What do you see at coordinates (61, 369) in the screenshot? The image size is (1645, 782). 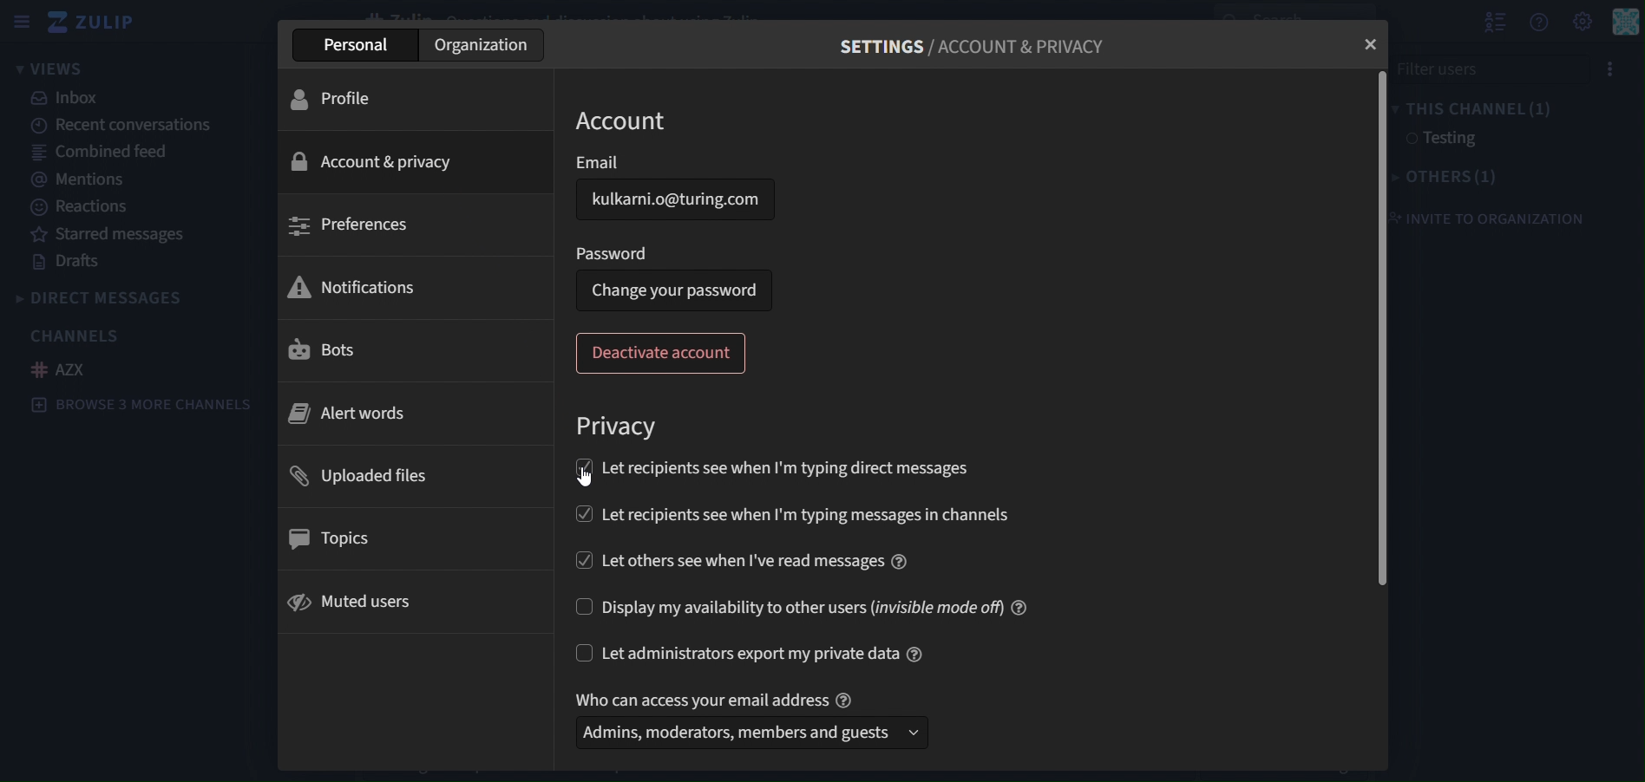 I see `AZX` at bounding box center [61, 369].